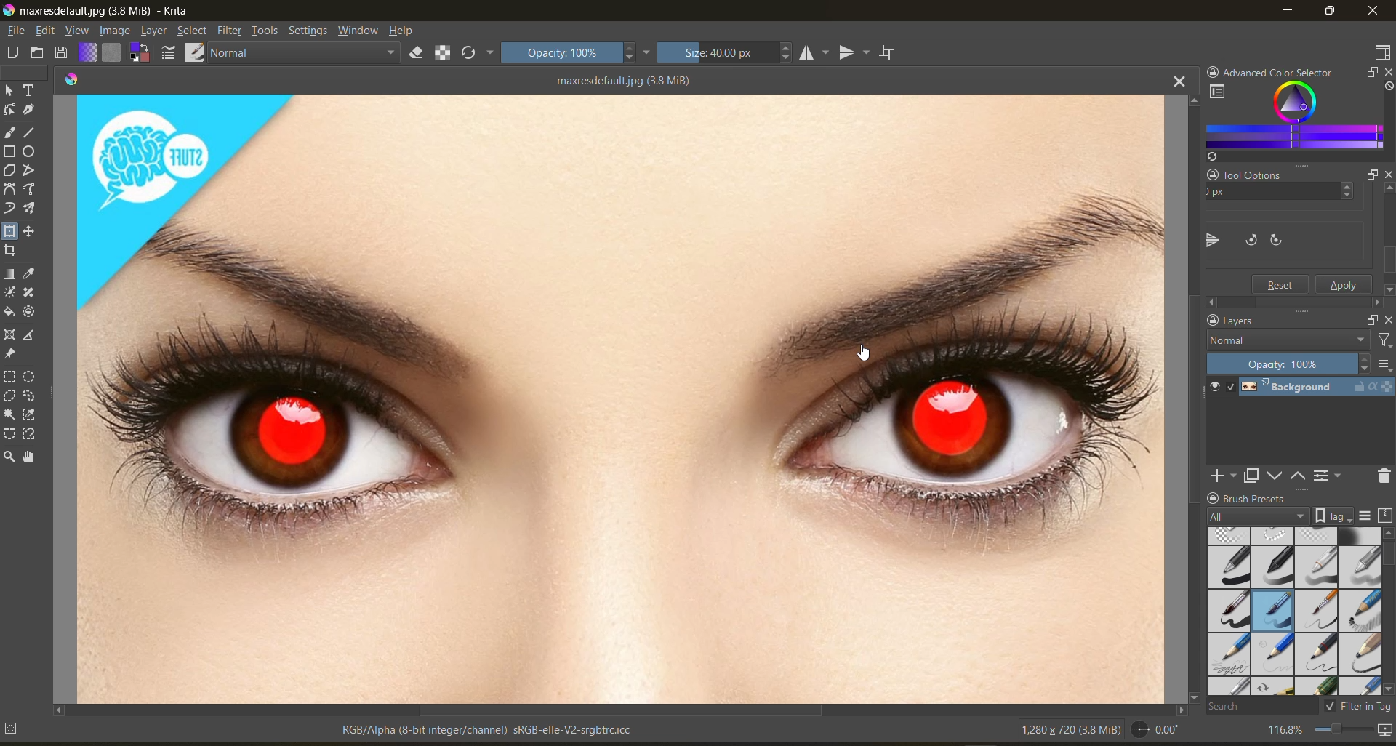 The height and width of the screenshot is (746, 1396). I want to click on storage resources, so click(1384, 515).